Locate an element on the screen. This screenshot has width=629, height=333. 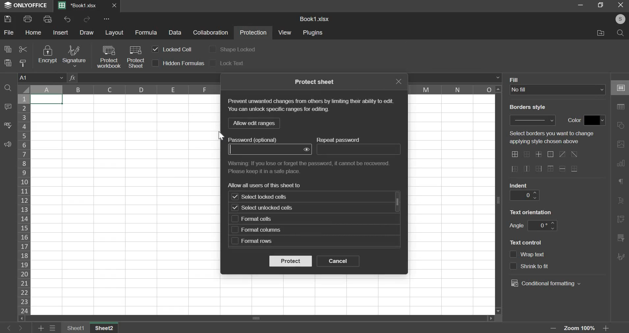
text is located at coordinates (555, 138).